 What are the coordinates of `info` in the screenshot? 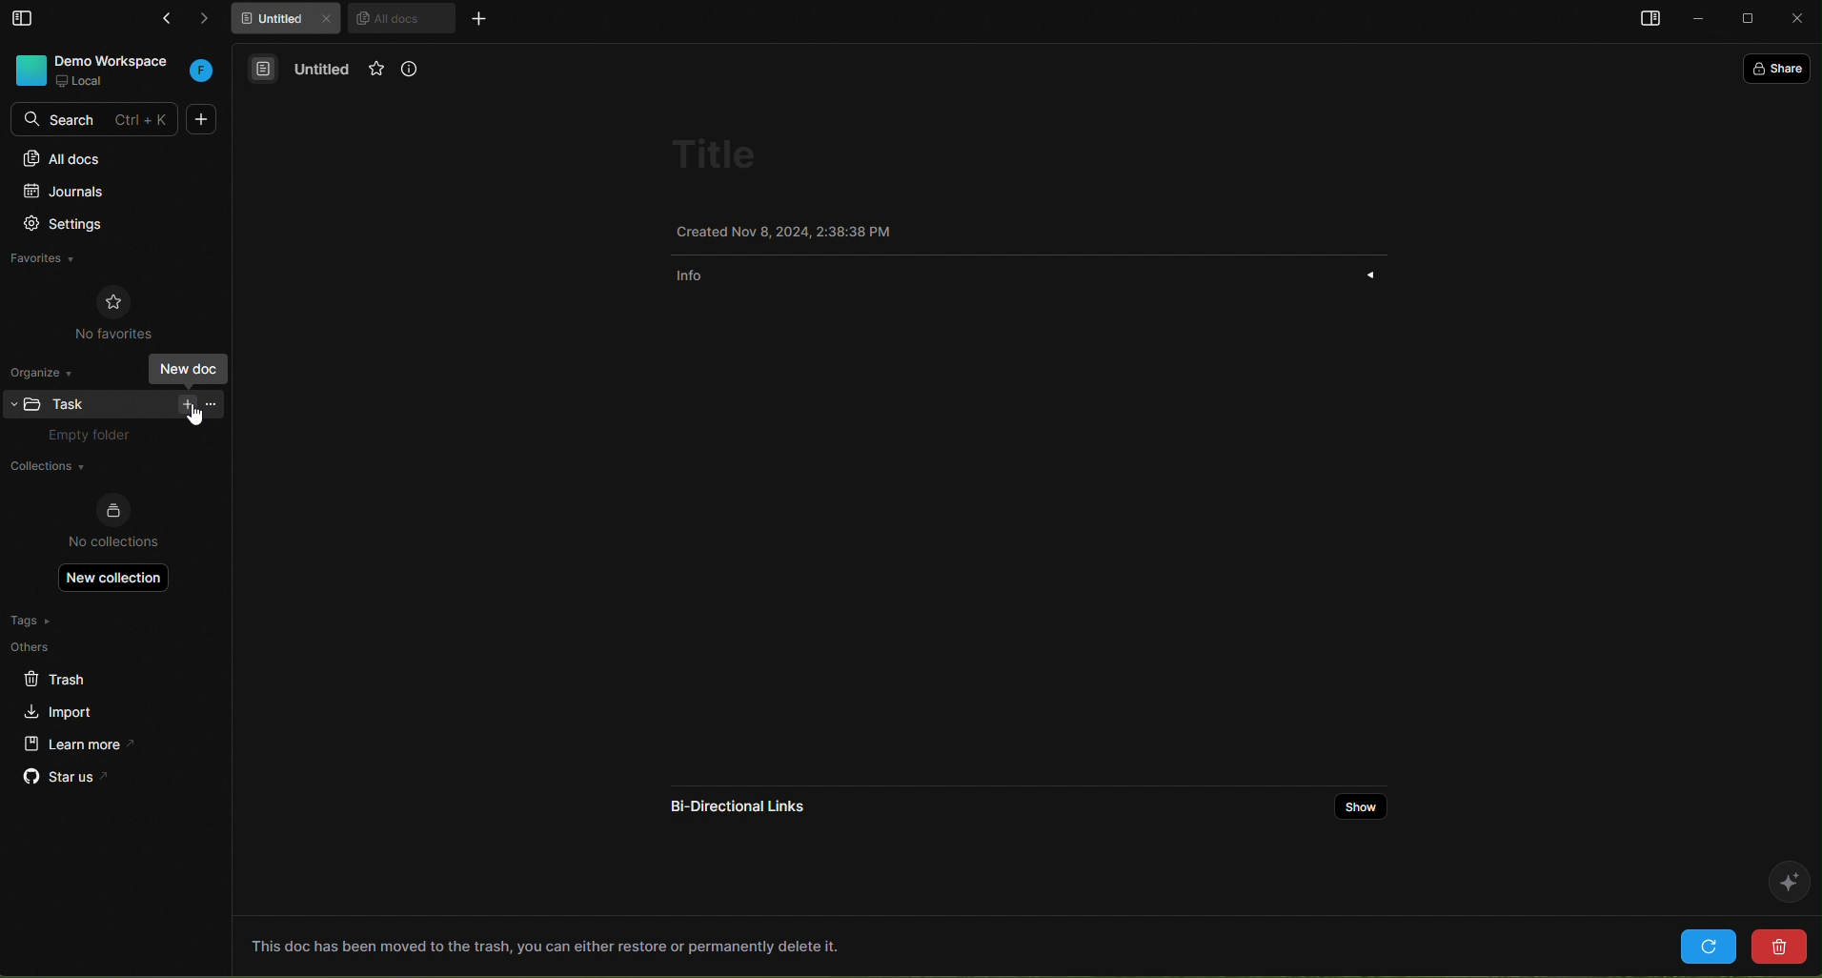 It's located at (423, 71).